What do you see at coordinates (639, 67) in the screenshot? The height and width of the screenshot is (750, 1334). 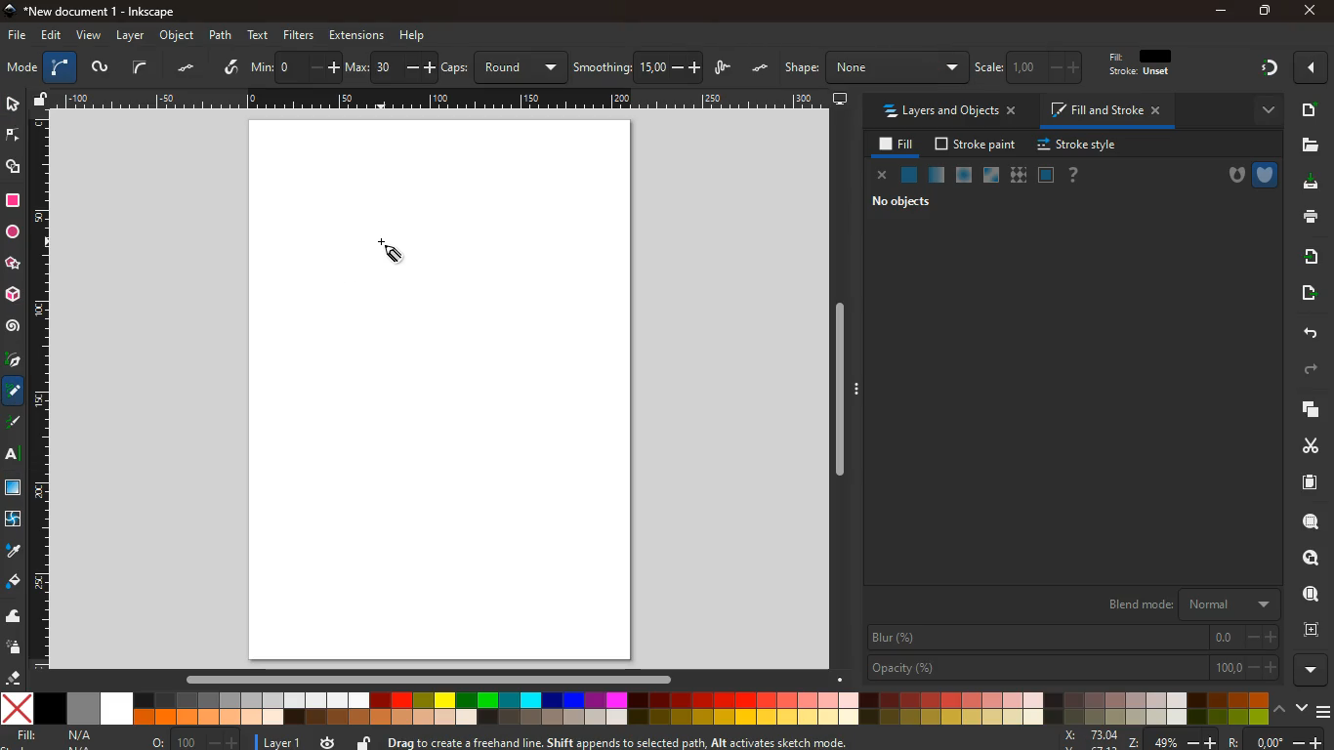 I see `smoothing` at bounding box center [639, 67].